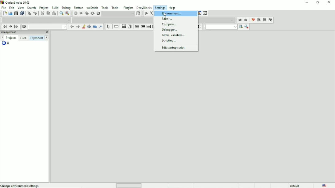  Describe the element at coordinates (129, 8) in the screenshot. I see `Plugins` at that location.